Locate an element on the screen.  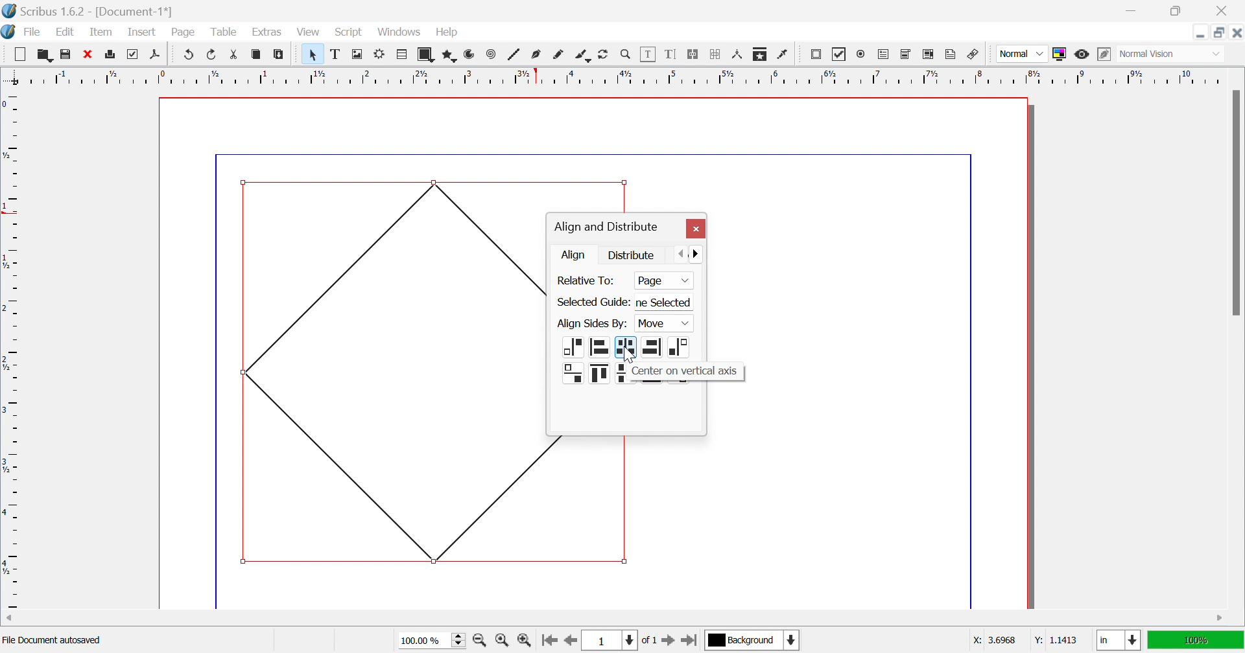
Link text frames is located at coordinates (692, 54).